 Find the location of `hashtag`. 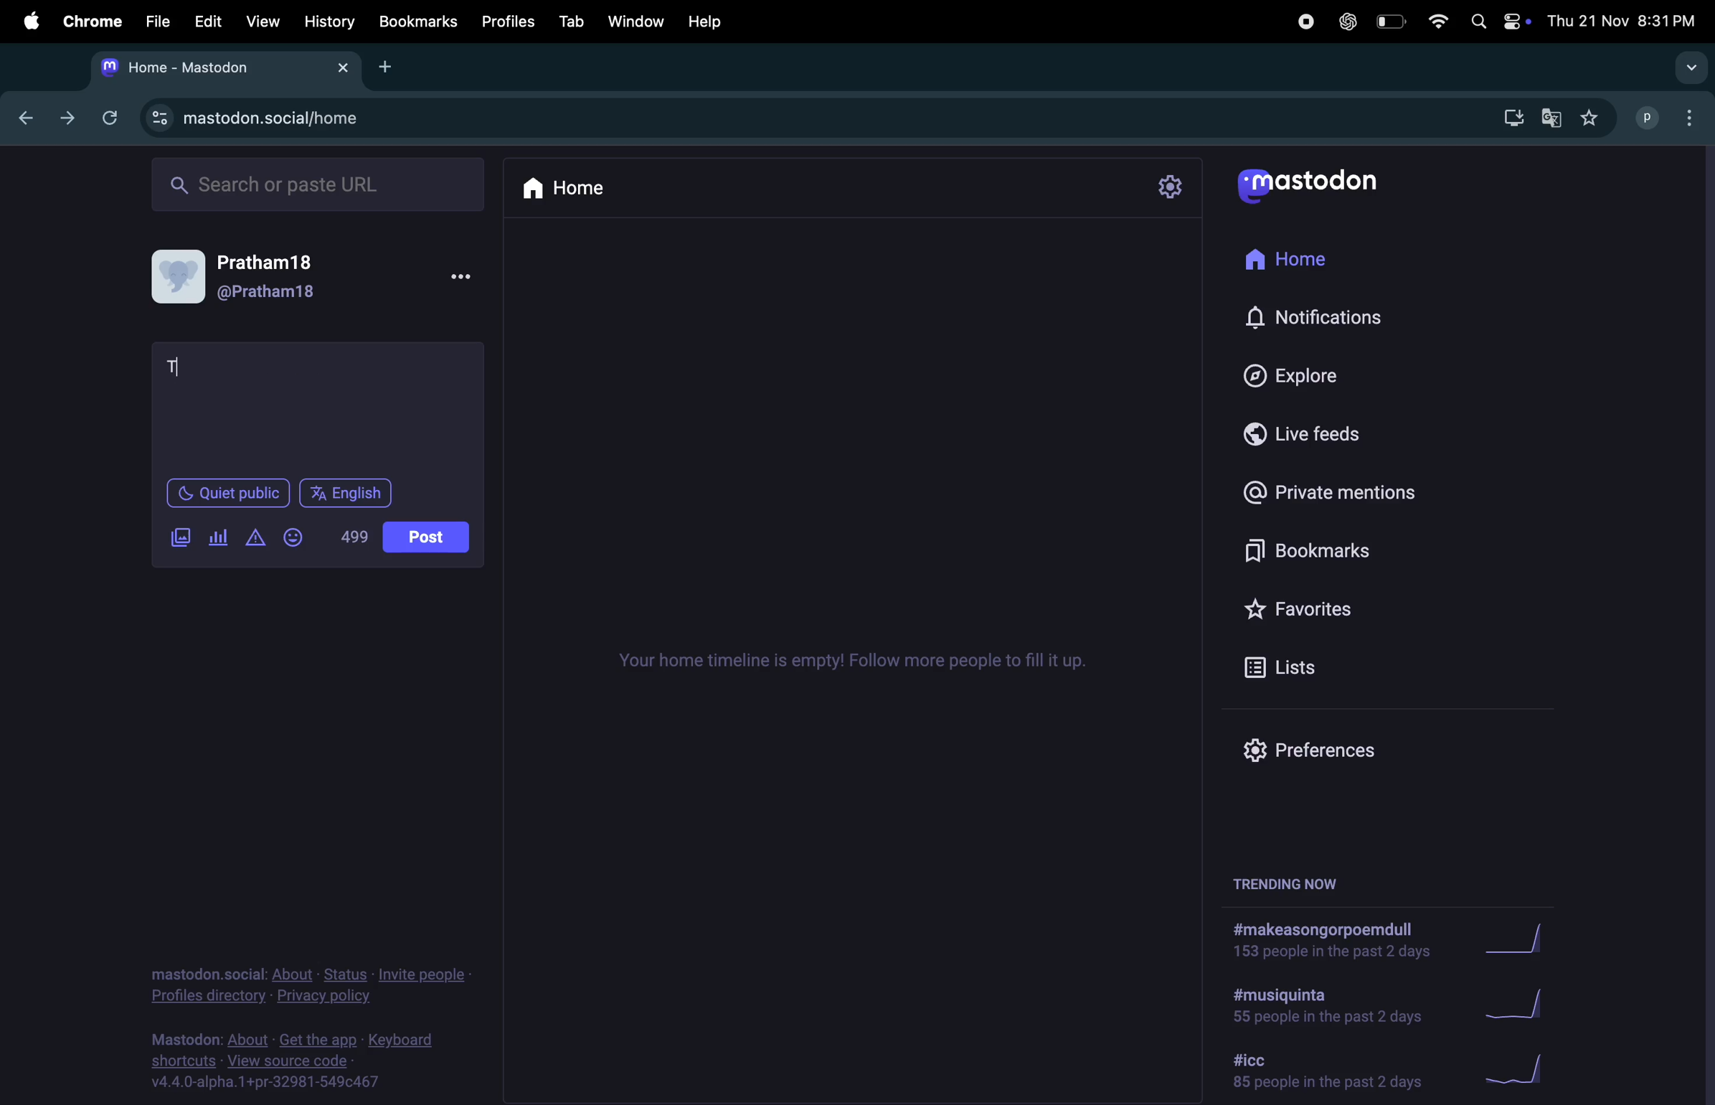

hashtag is located at coordinates (1322, 1008).